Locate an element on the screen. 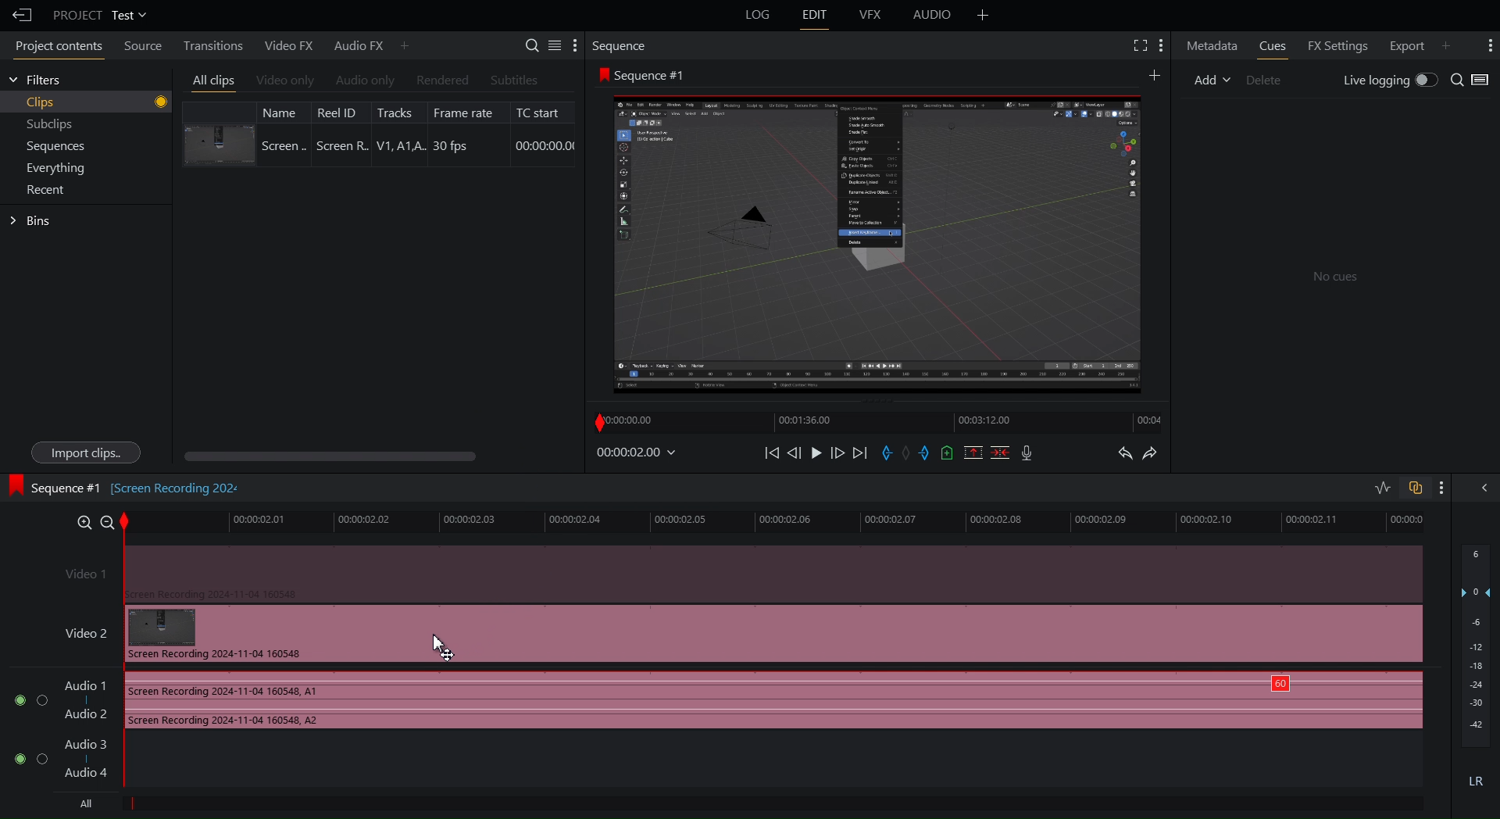 Image resolution: width=1500 pixels, height=819 pixels. Bins is located at coordinates (33, 221).